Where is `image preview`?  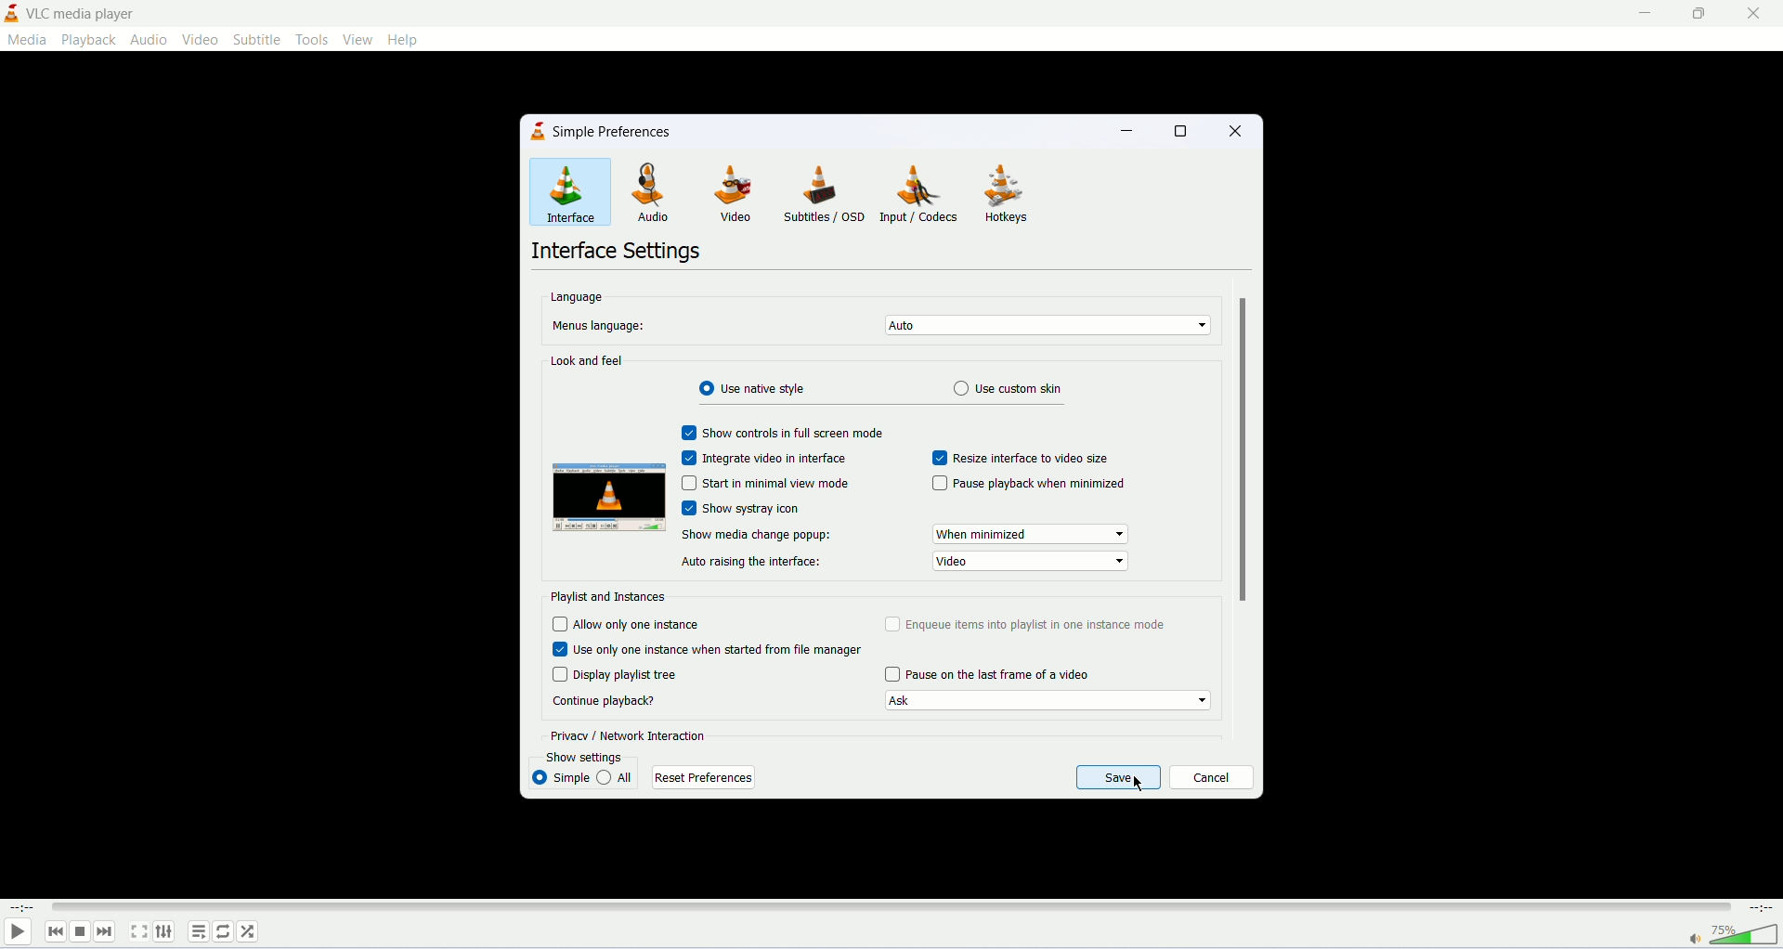 image preview is located at coordinates (608, 498).